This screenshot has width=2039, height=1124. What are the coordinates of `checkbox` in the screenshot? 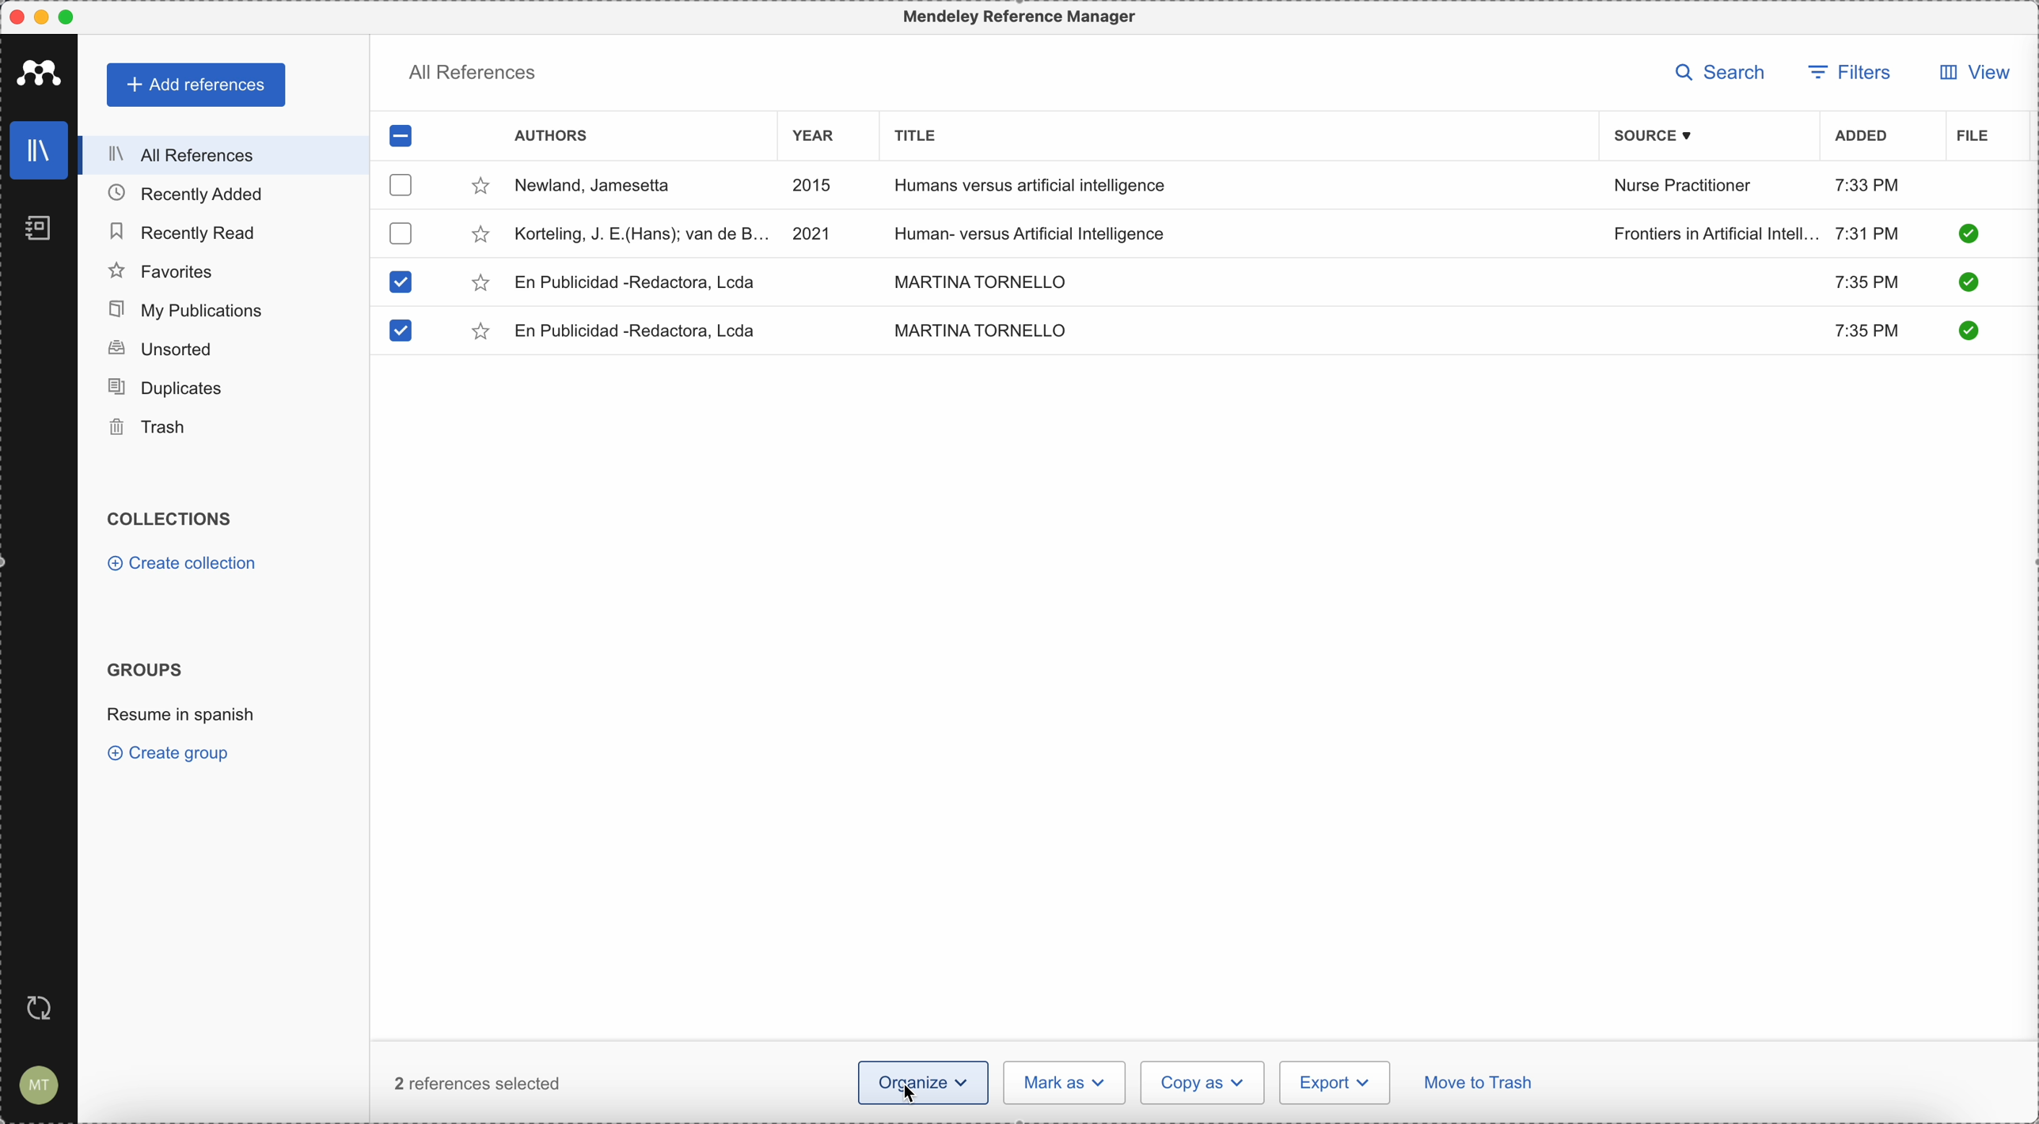 It's located at (398, 233).